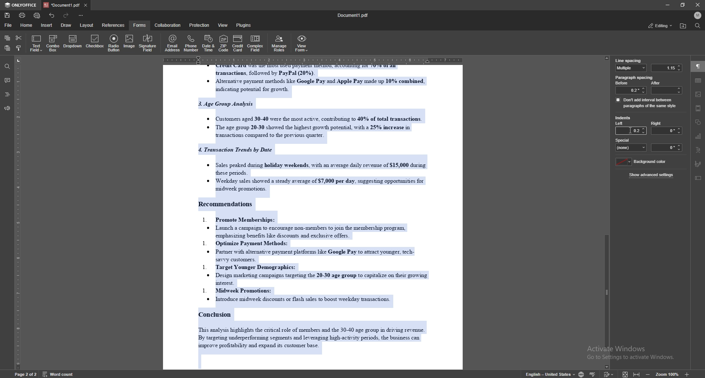  What do you see at coordinates (582, 374) in the screenshot?
I see `change doc language` at bounding box center [582, 374].